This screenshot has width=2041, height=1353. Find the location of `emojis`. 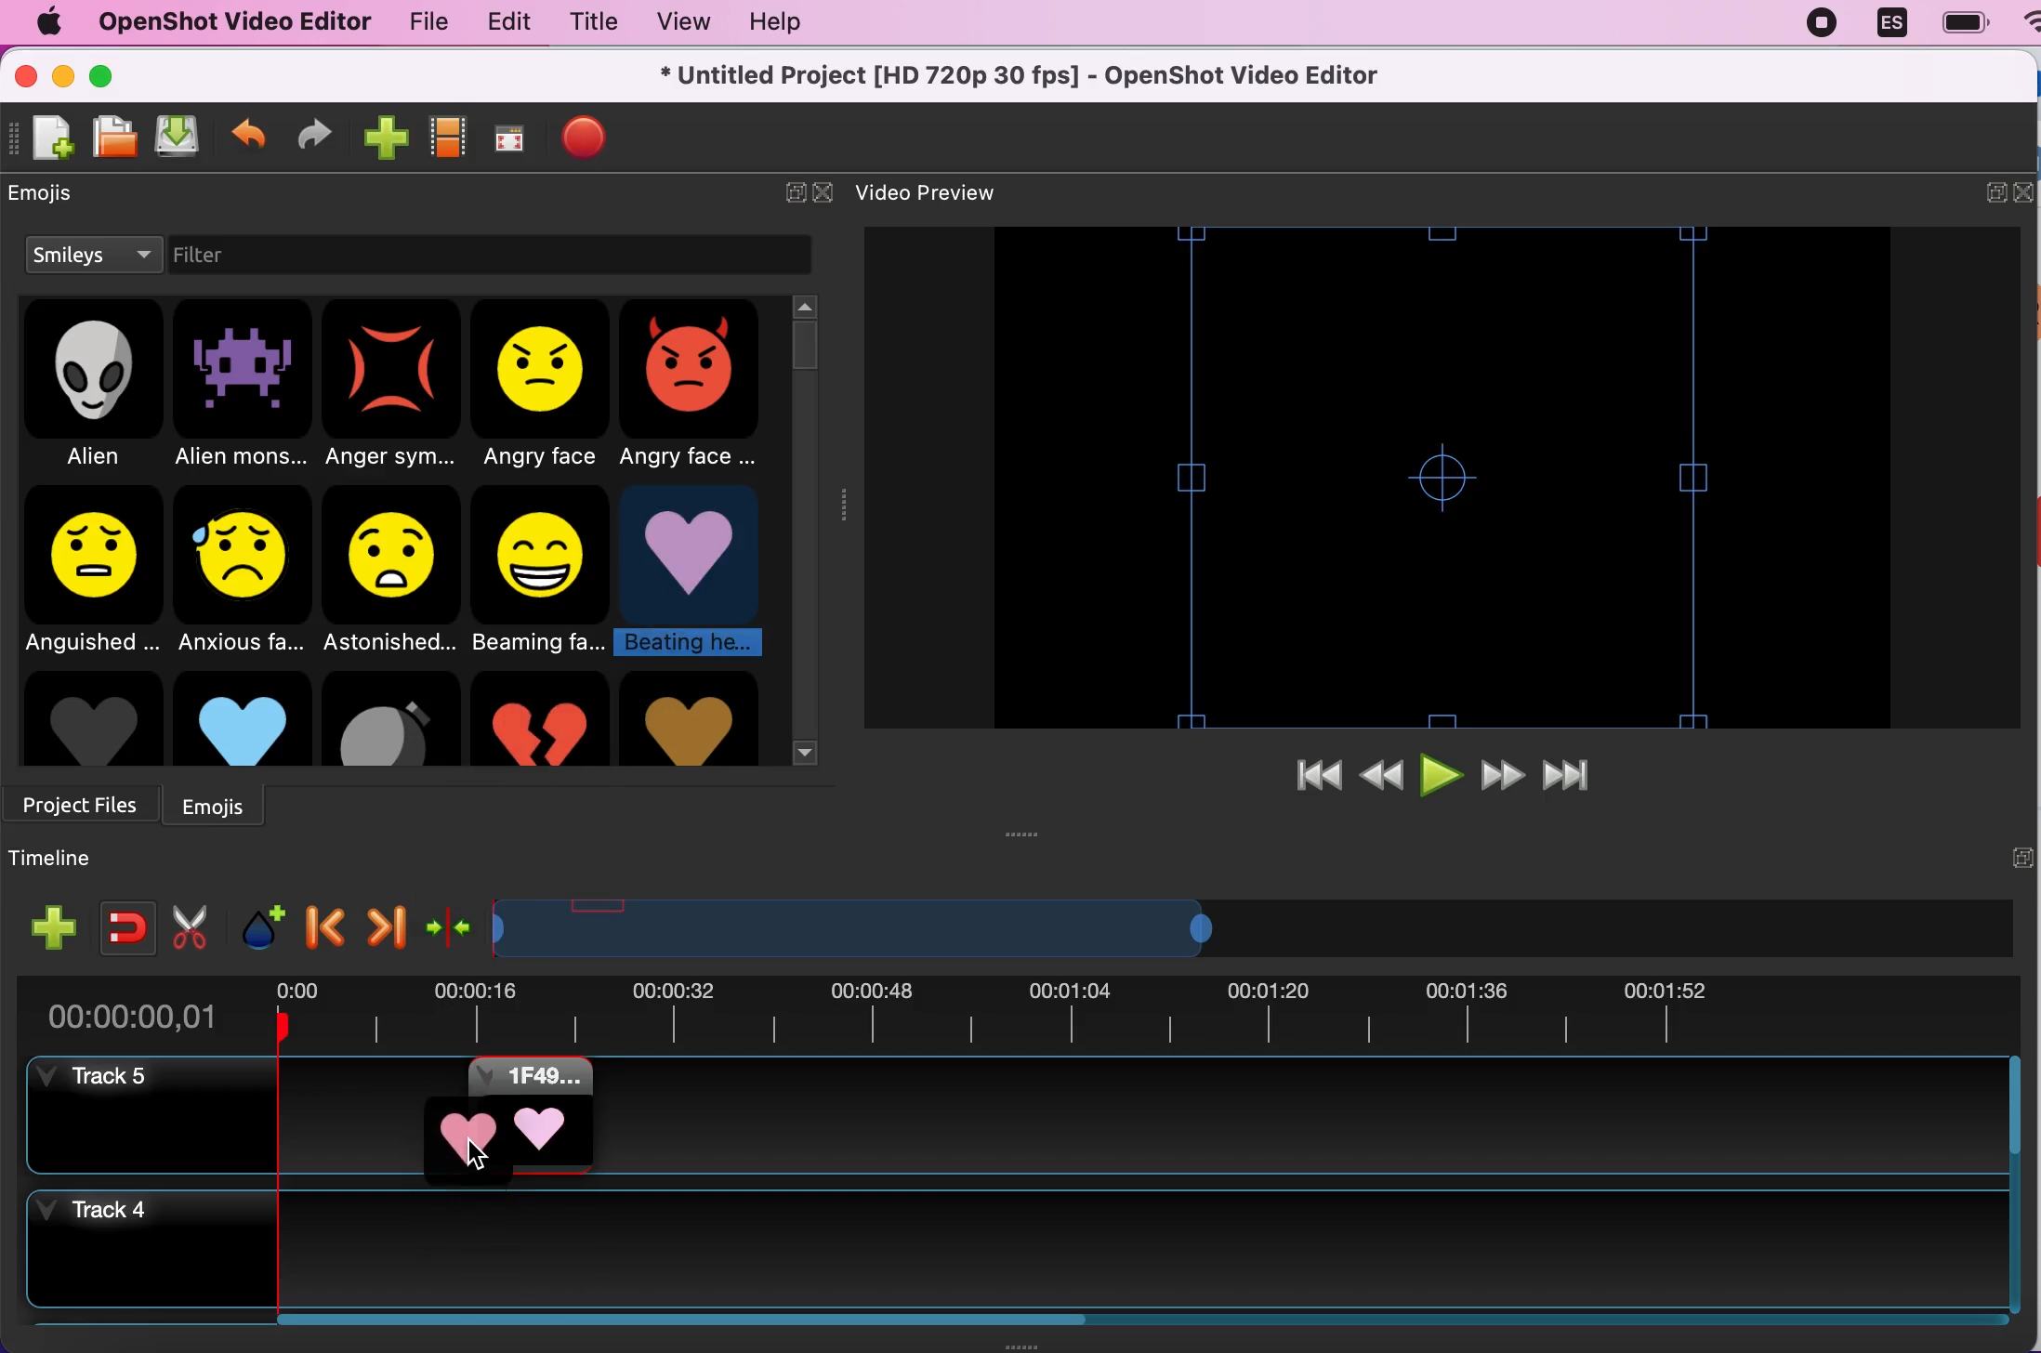

emojis is located at coordinates (58, 199).